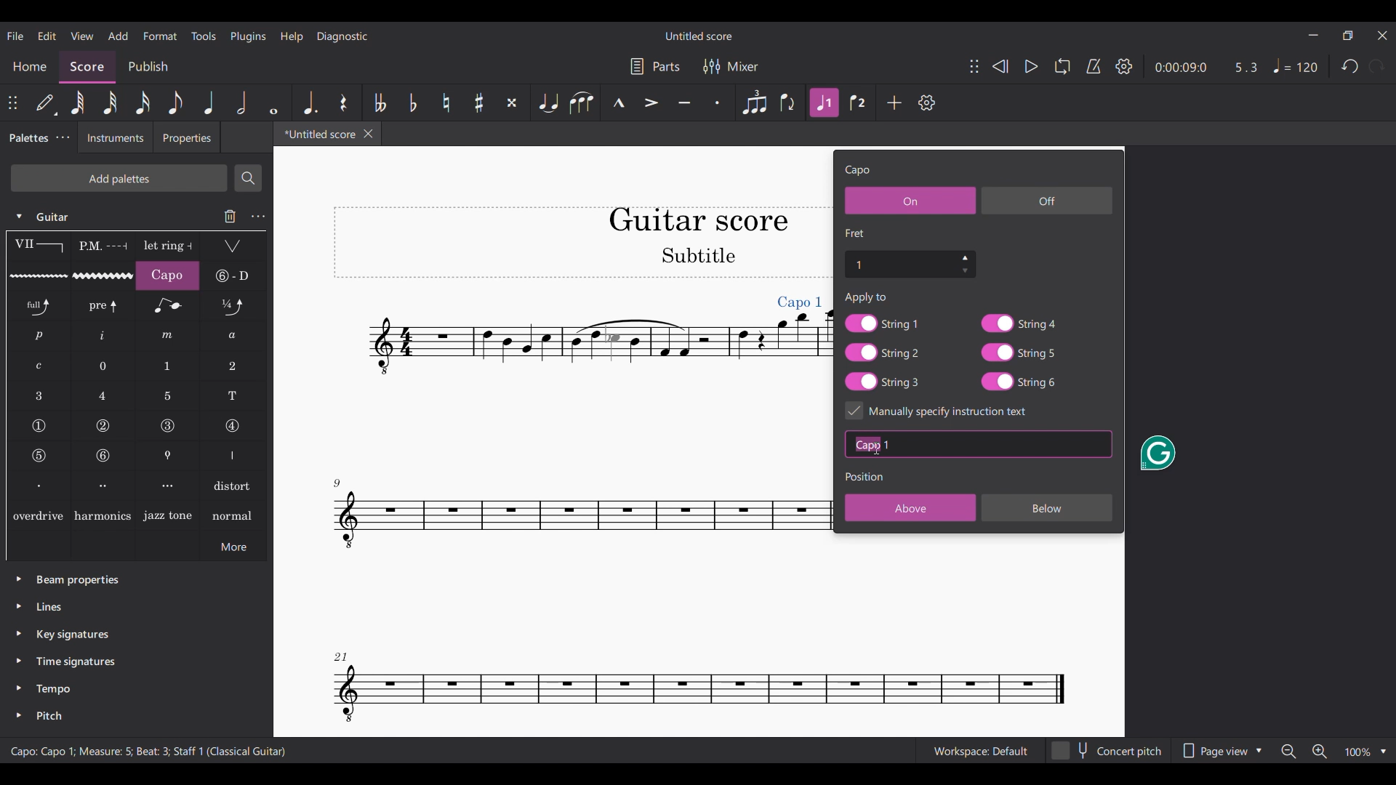 Image resolution: width=1396 pixels, height=785 pixels. What do you see at coordinates (12, 102) in the screenshot?
I see `Change position` at bounding box center [12, 102].